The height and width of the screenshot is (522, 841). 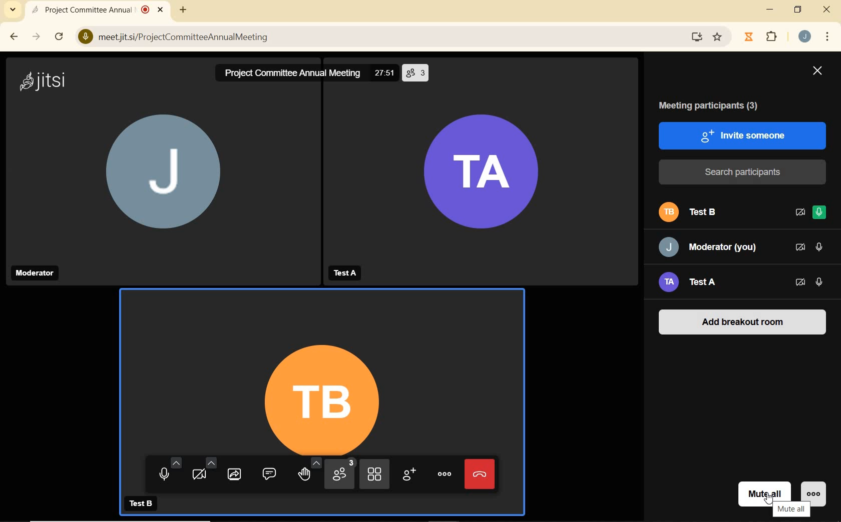 I want to click on TOGGLE TILE VIEW, so click(x=373, y=473).